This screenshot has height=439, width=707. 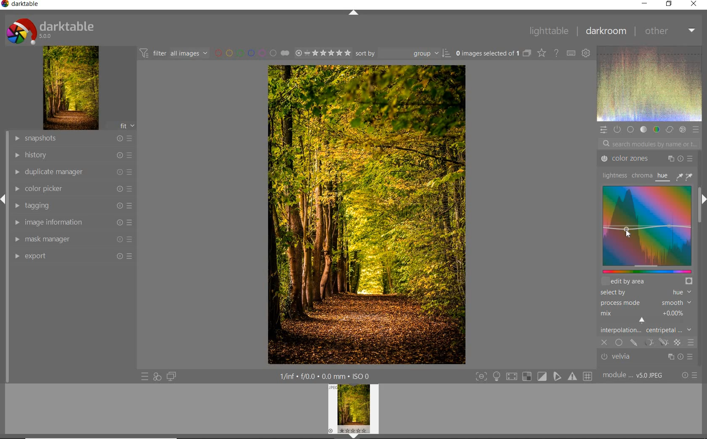 What do you see at coordinates (144, 376) in the screenshot?
I see `QUICK ACCESS TO PRESETS` at bounding box center [144, 376].